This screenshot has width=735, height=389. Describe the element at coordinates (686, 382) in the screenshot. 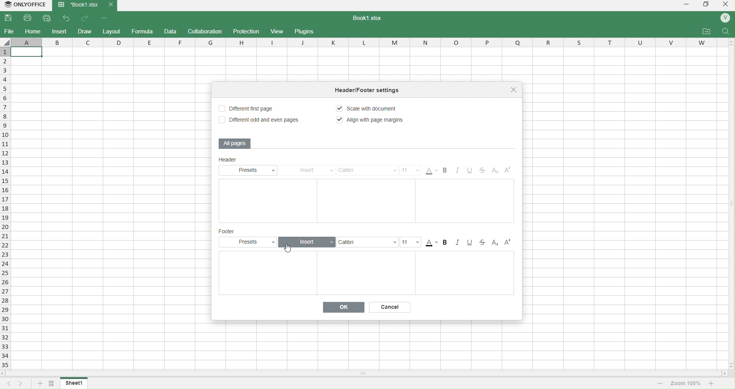

I see `zoom 100%` at that location.